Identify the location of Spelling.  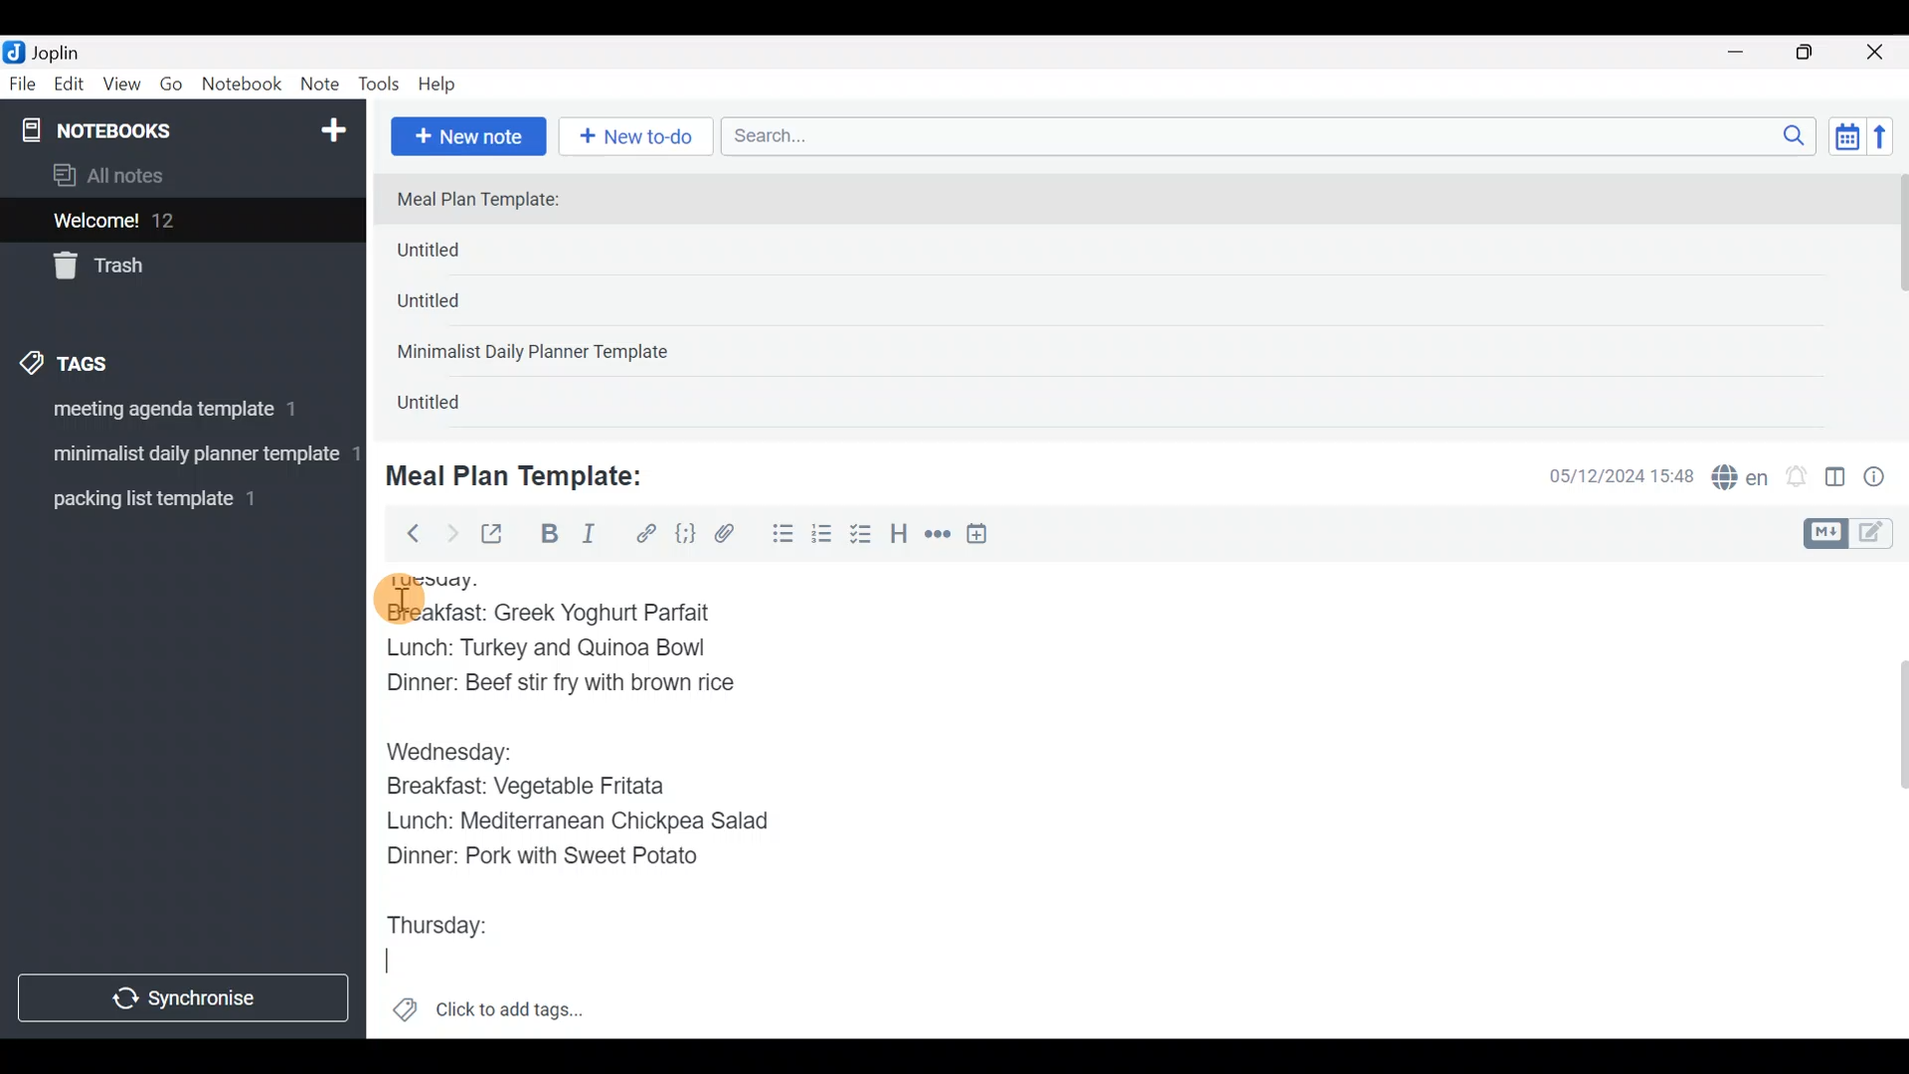
(1741, 479).